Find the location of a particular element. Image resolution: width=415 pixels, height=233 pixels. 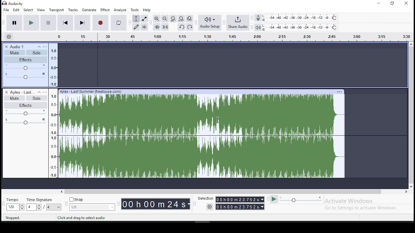

recording level is located at coordinates (301, 18).